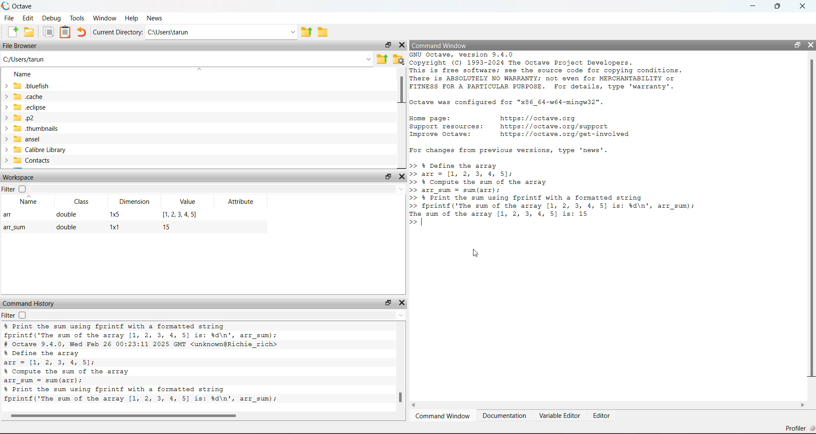 The height and width of the screenshot is (434, 816). What do you see at coordinates (557, 103) in the screenshot?
I see `GNU Octave, version 9.4.0

Copyright (C) 1993-2024 The Octave Project Developers.

This is free software; see the source code for copying conditions.
There is ABSOLUTELY NO WARRANTY; not even for MERCHANTABILITY or
FITNESS FOR A PARTICULAR PURPOSE. For details, type 'warranty'.
Octave was configured for "x86_64-w64-mingw32".

Home page: https: //octave.org

Support resources: https: //octave.org/support

Improve Octave: https://octave.org/get-involved

For changes from previous versions, type ‘news’.` at bounding box center [557, 103].